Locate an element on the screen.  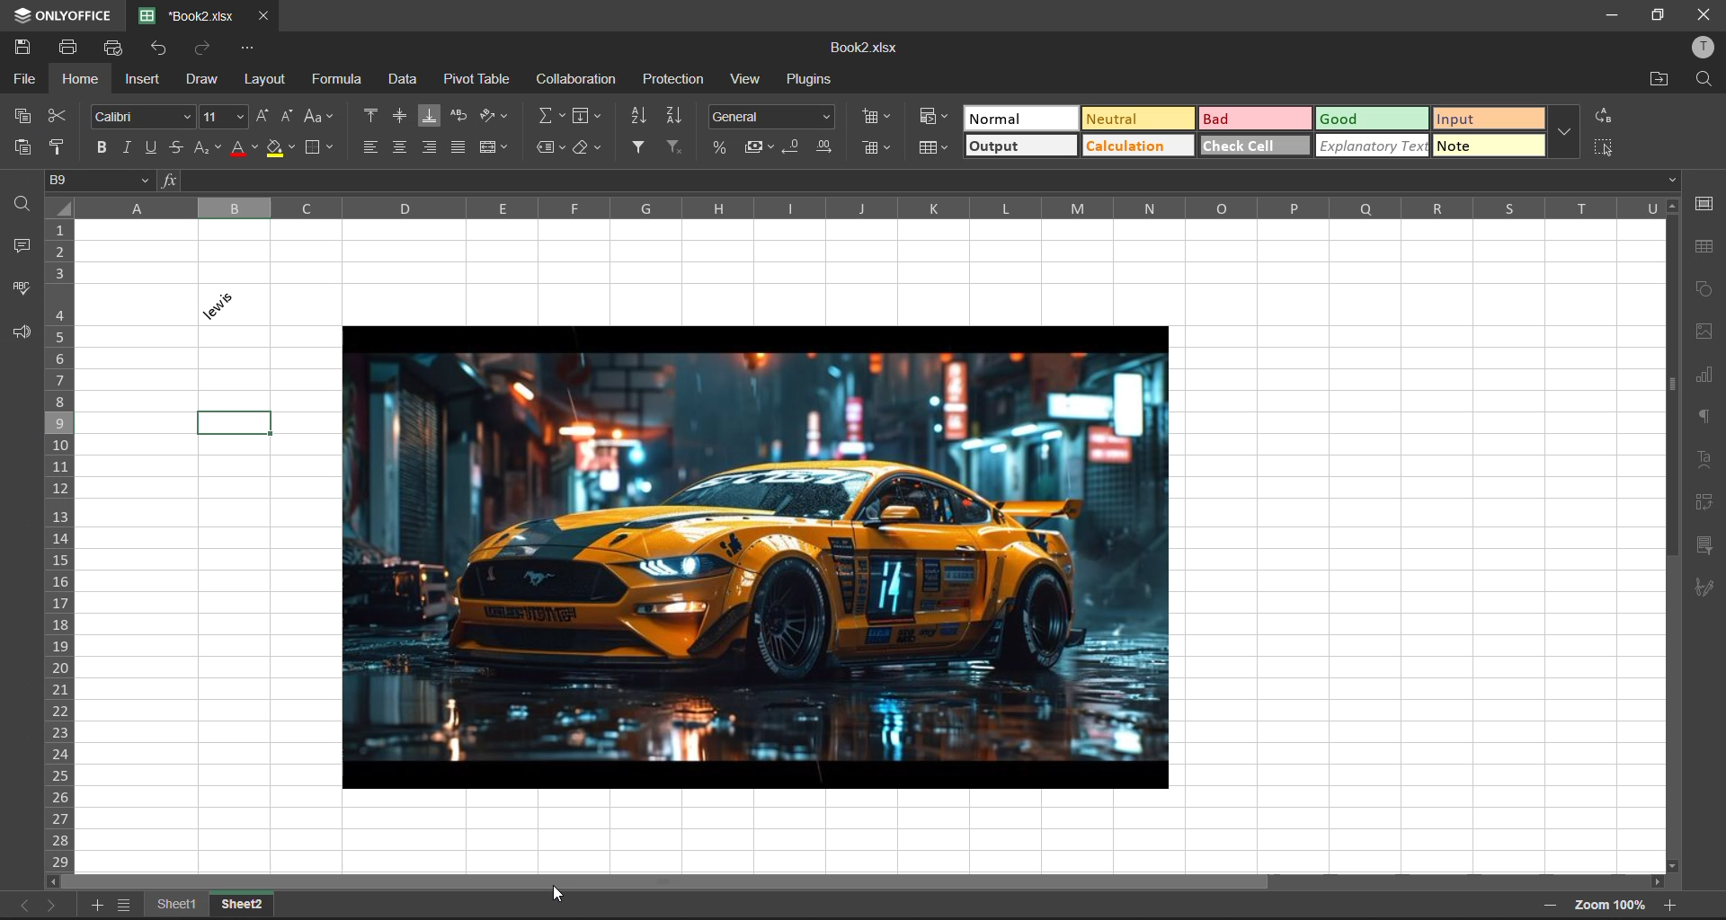
merge and center is located at coordinates (499, 146).